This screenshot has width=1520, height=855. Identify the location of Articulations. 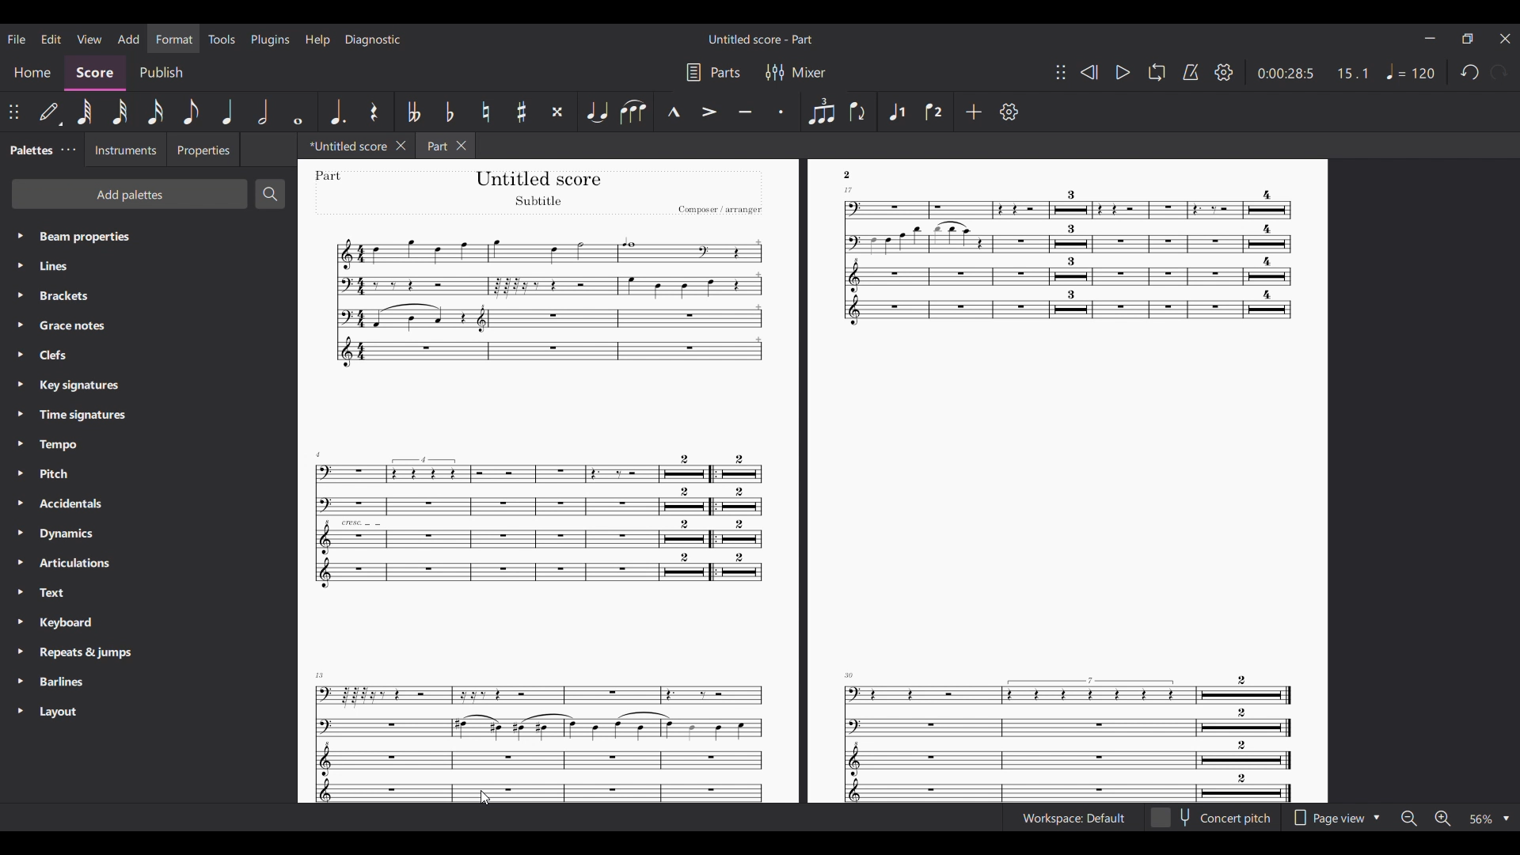
(67, 562).